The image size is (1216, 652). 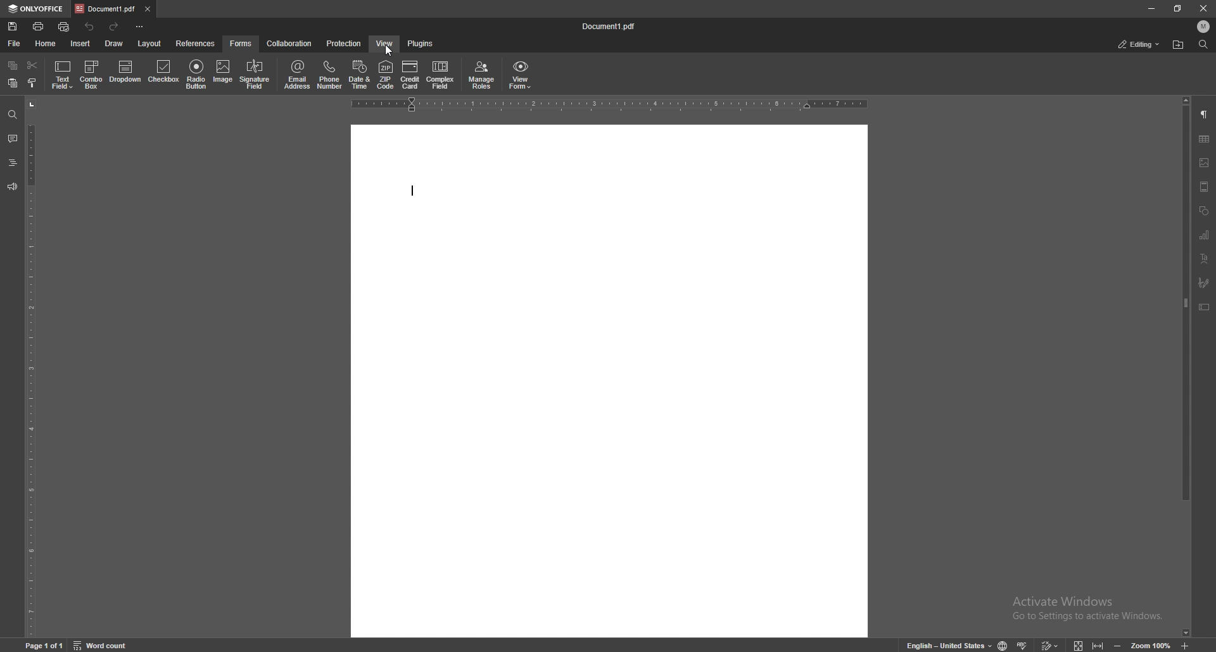 I want to click on minimize, so click(x=1152, y=9).